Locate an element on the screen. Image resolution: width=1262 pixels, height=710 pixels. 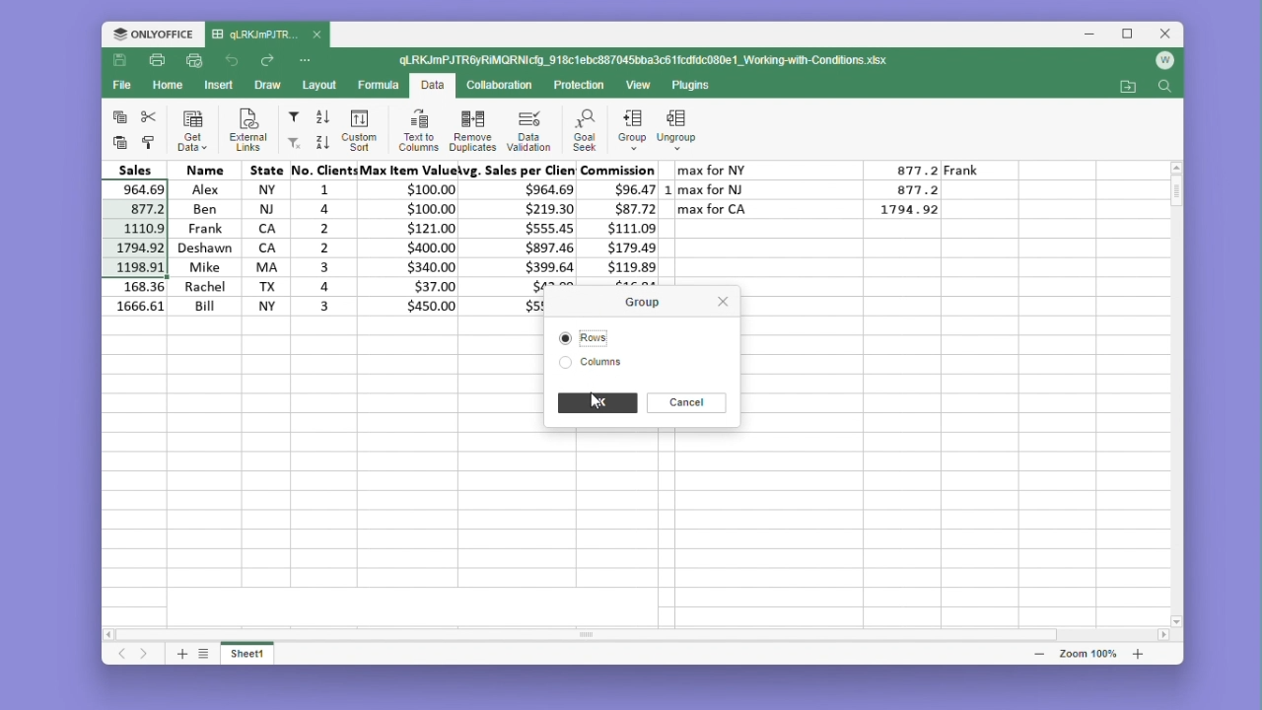
remaining cells from the column is located at coordinates (138, 299).